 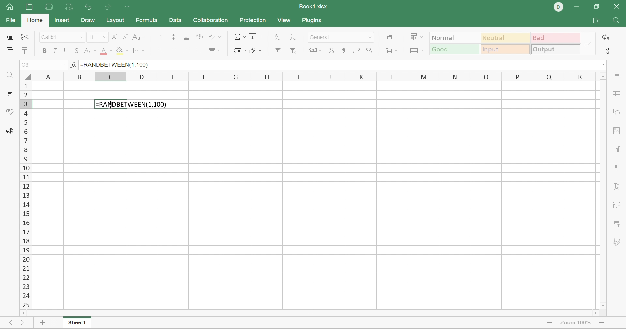 I want to click on signature settings, so click(x=618, y=242).